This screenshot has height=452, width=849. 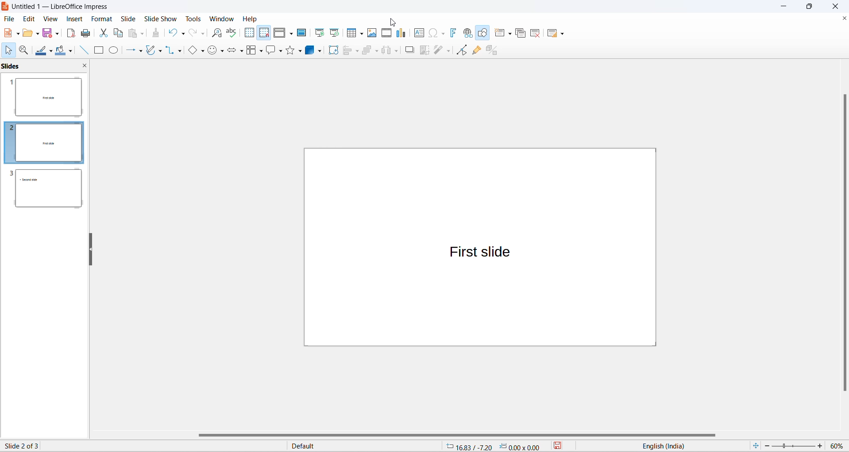 I want to click on insert audio and video, so click(x=386, y=33).